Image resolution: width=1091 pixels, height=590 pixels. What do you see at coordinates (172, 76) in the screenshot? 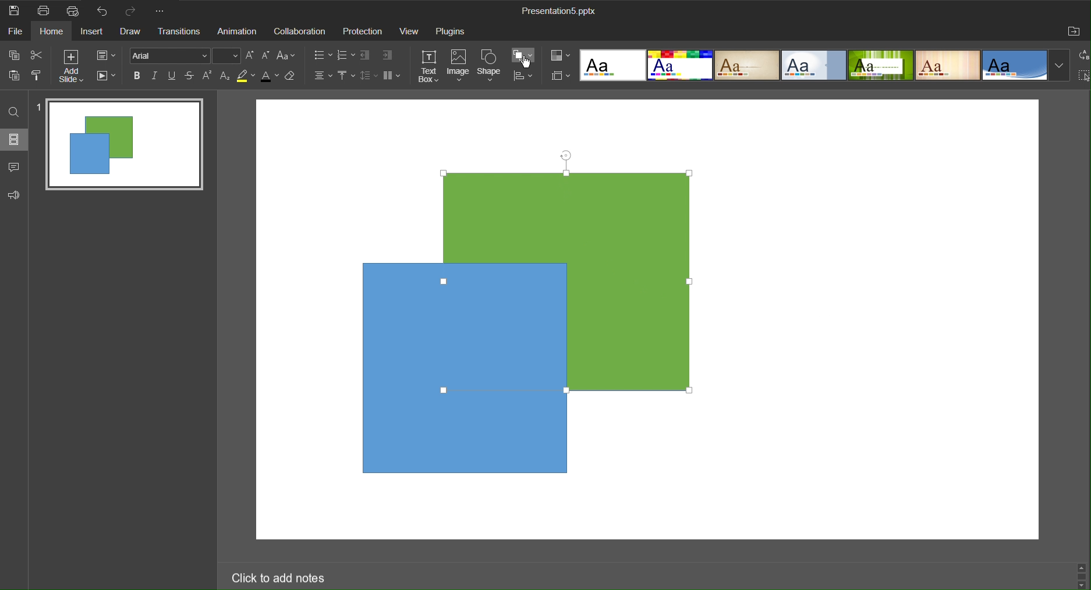
I see `underline` at bounding box center [172, 76].